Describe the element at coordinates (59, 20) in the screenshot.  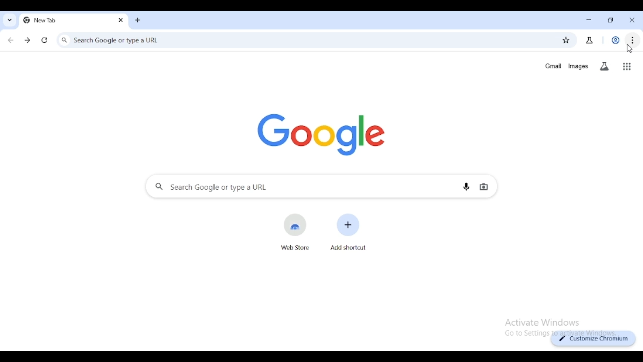
I see `new tab` at that location.